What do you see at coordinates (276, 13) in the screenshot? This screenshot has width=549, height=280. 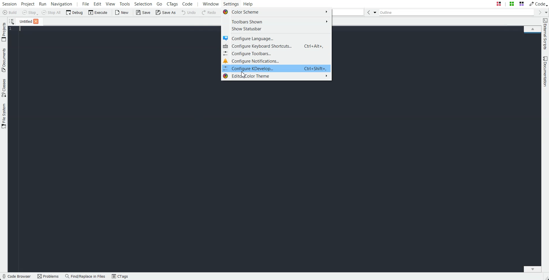 I see `Color Scheme` at bounding box center [276, 13].